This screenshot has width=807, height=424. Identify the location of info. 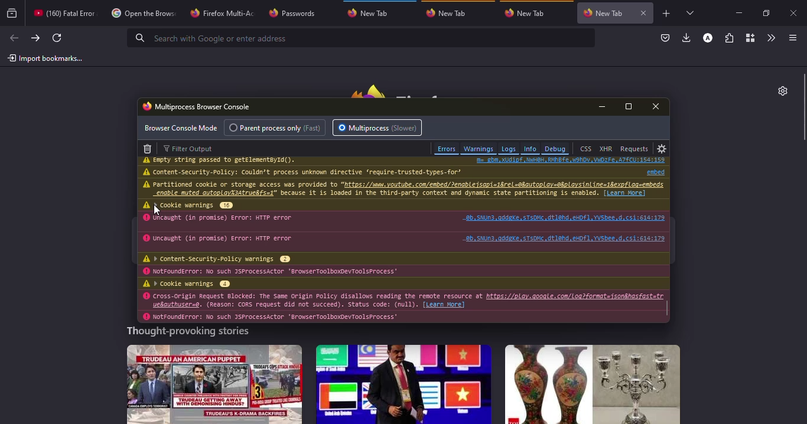
(310, 172).